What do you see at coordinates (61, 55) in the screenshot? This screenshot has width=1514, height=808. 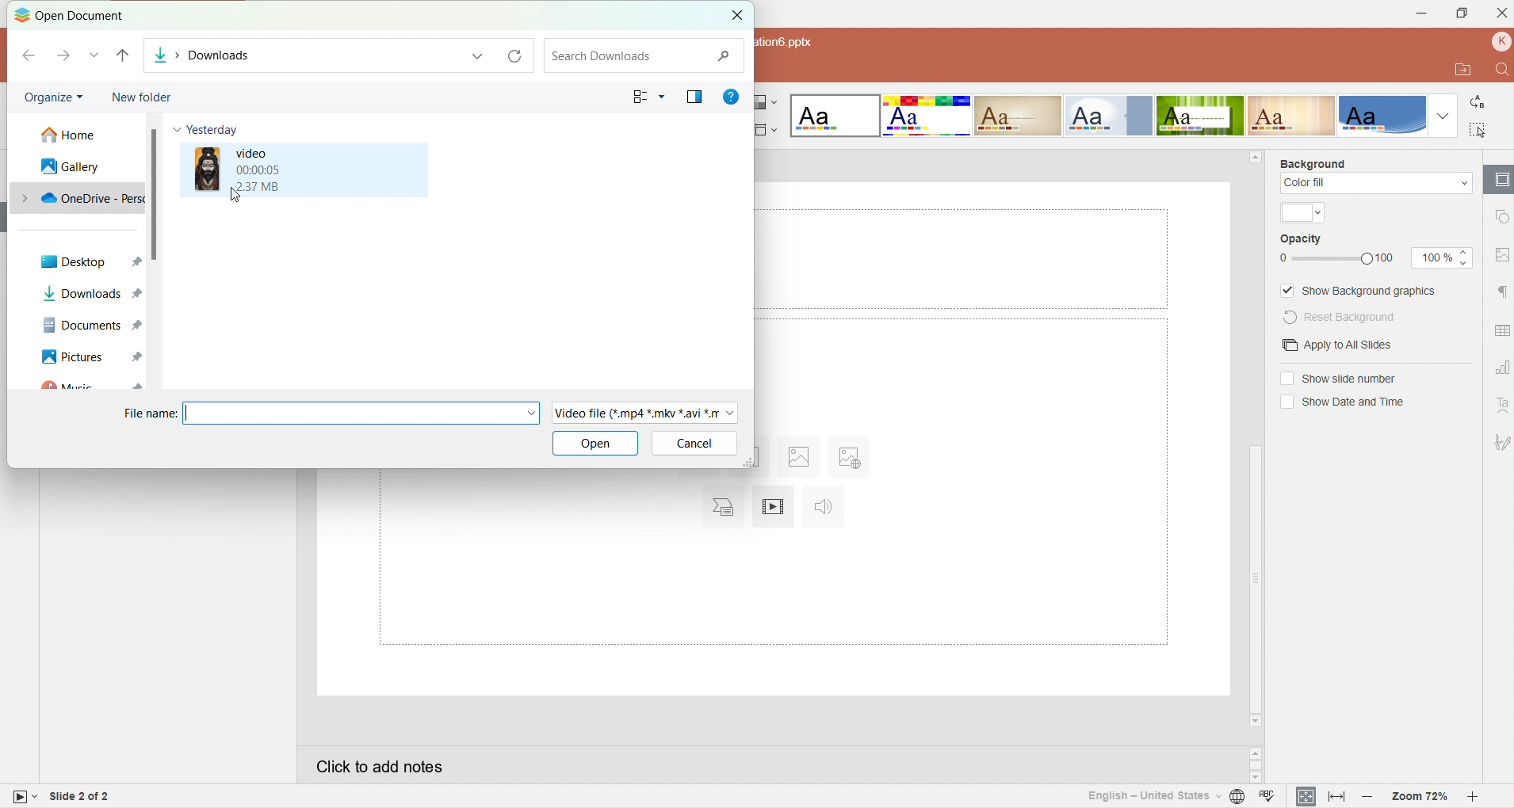 I see `Forward` at bounding box center [61, 55].